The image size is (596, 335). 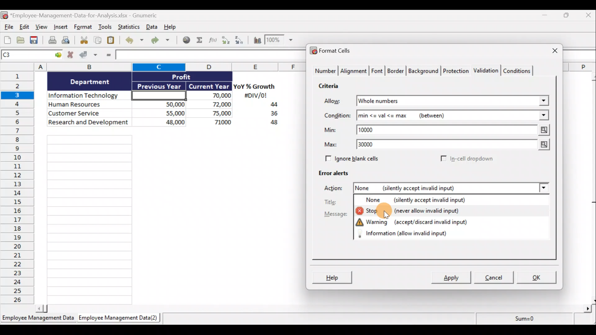 I want to click on Ignore blank cells, so click(x=361, y=159).